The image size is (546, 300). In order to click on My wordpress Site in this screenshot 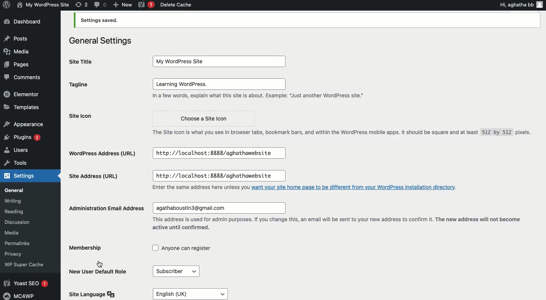, I will do `click(42, 5)`.